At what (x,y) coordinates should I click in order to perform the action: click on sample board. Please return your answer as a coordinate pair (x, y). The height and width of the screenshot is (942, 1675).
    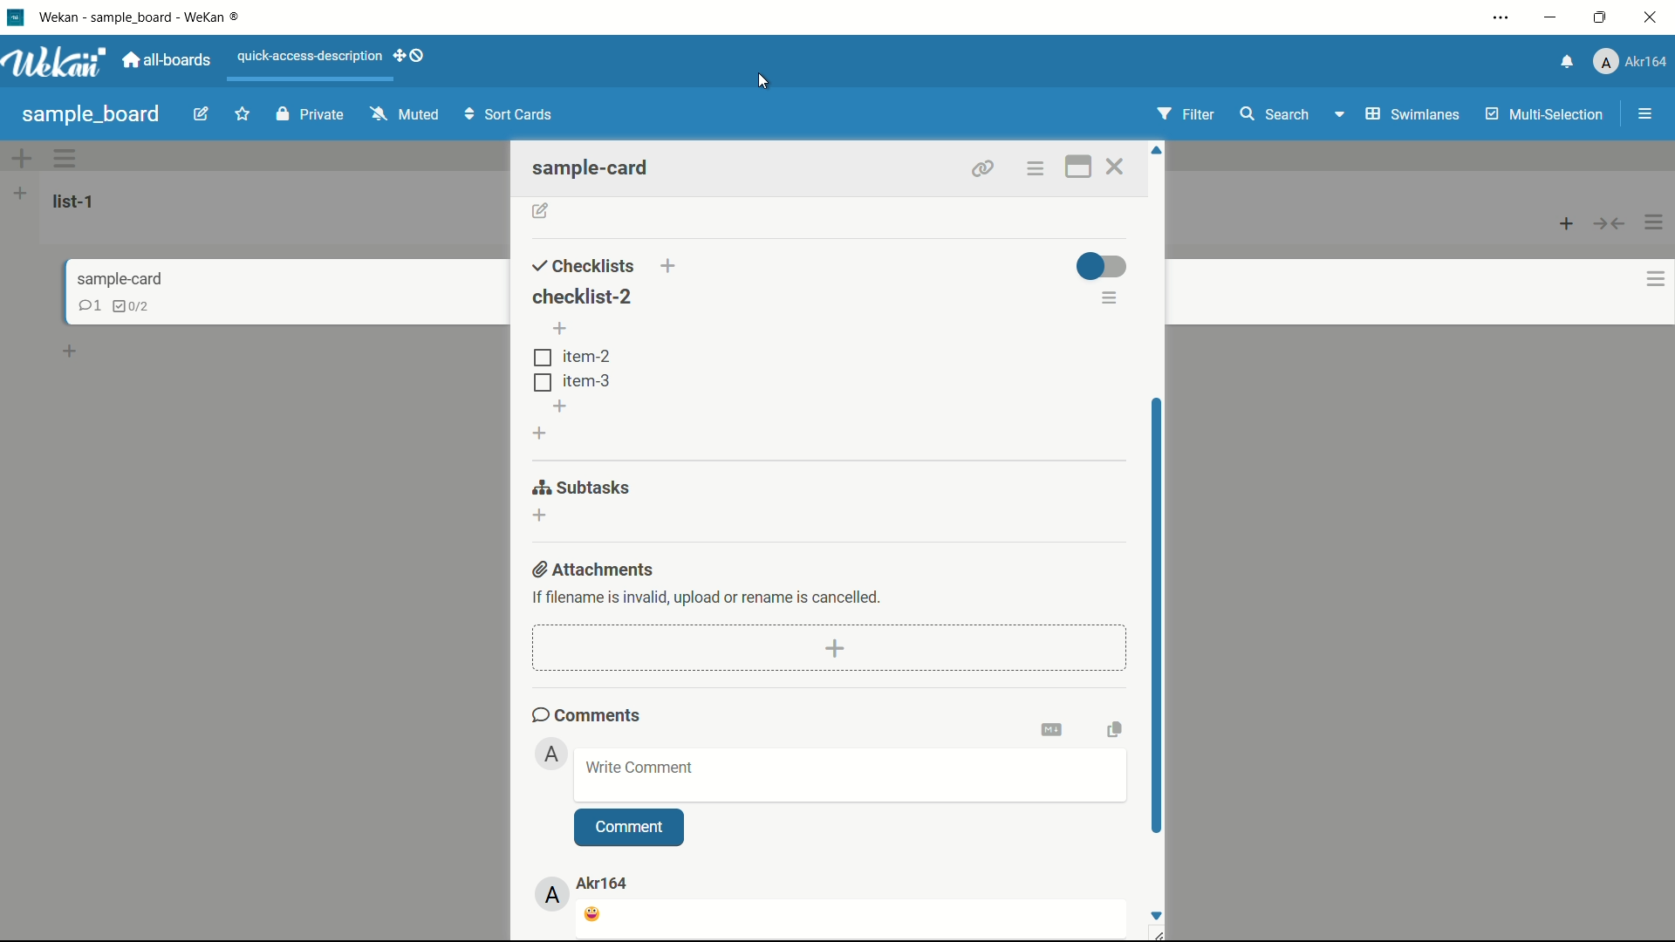
    Looking at the image, I should click on (91, 114).